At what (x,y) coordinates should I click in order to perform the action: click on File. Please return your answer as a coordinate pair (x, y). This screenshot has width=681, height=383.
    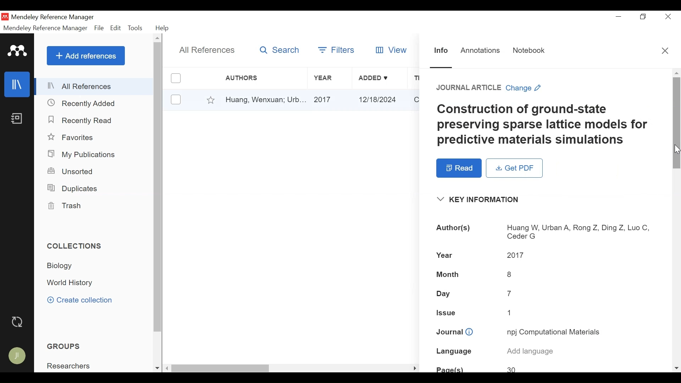
    Looking at the image, I should click on (99, 28).